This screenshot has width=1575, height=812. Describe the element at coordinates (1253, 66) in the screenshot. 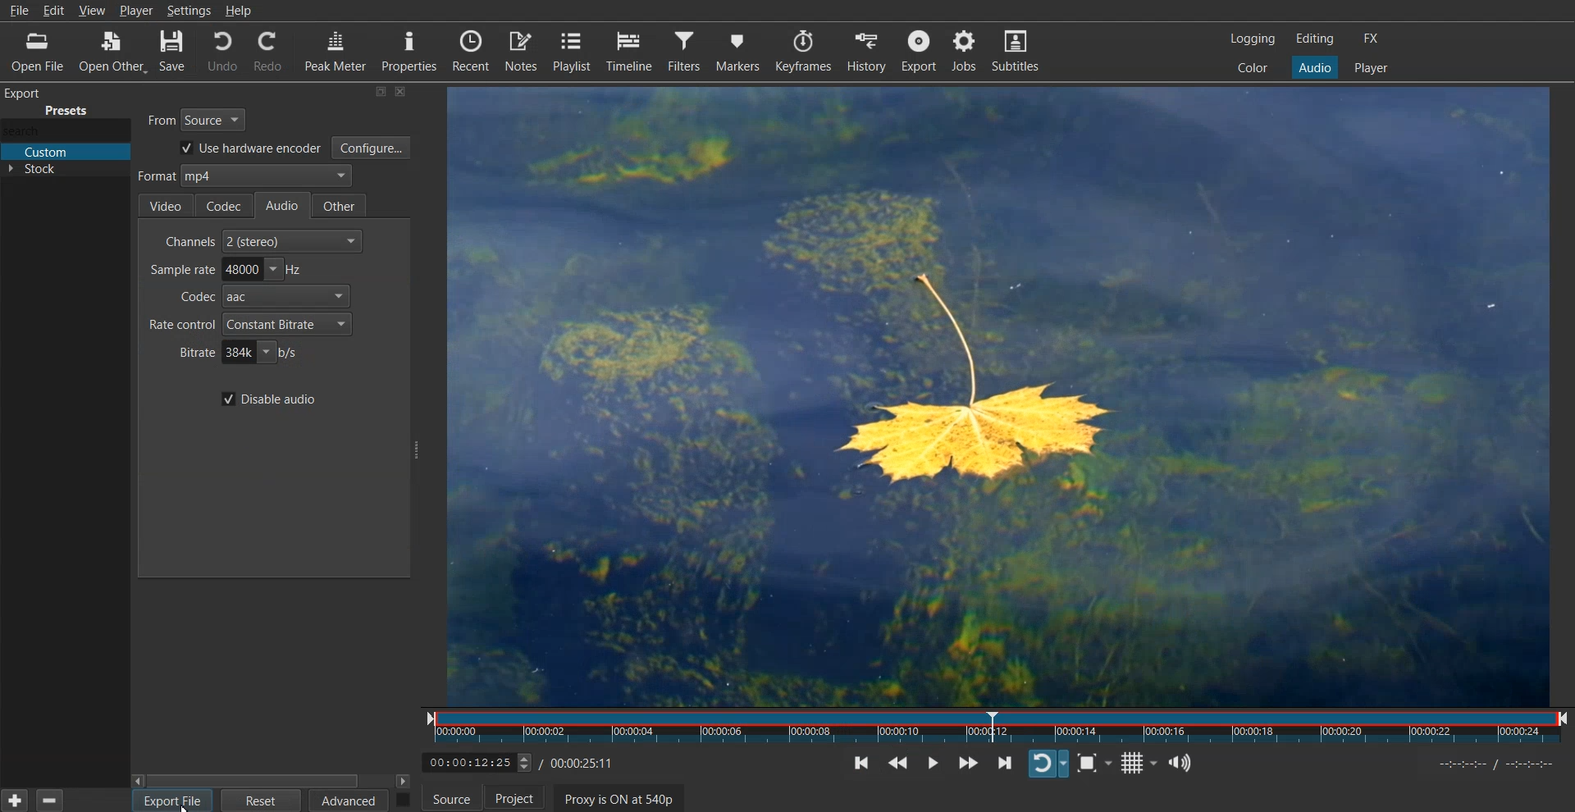

I see `Color` at that location.